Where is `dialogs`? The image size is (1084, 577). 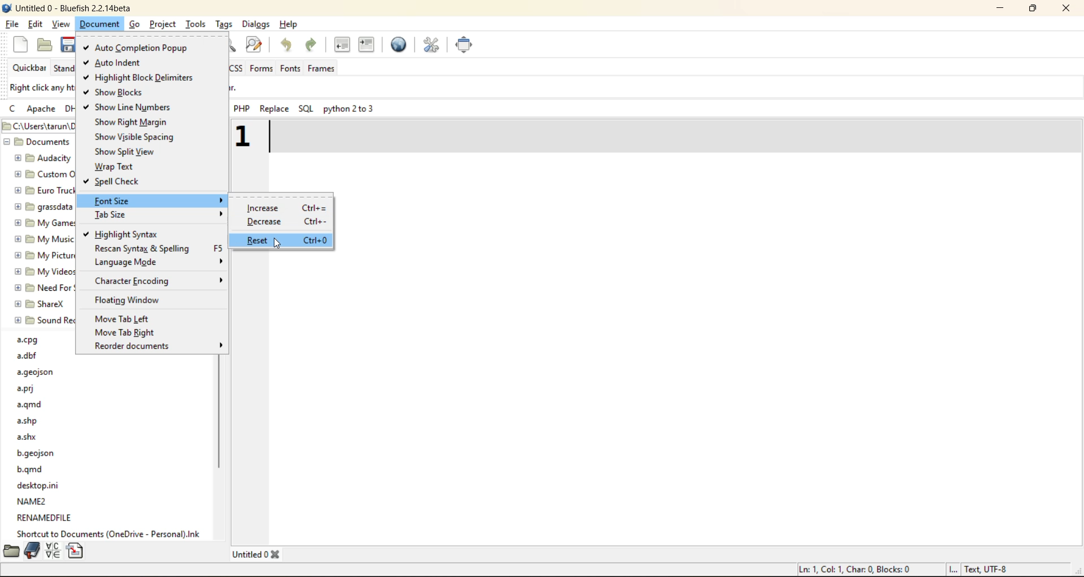
dialogs is located at coordinates (260, 25).